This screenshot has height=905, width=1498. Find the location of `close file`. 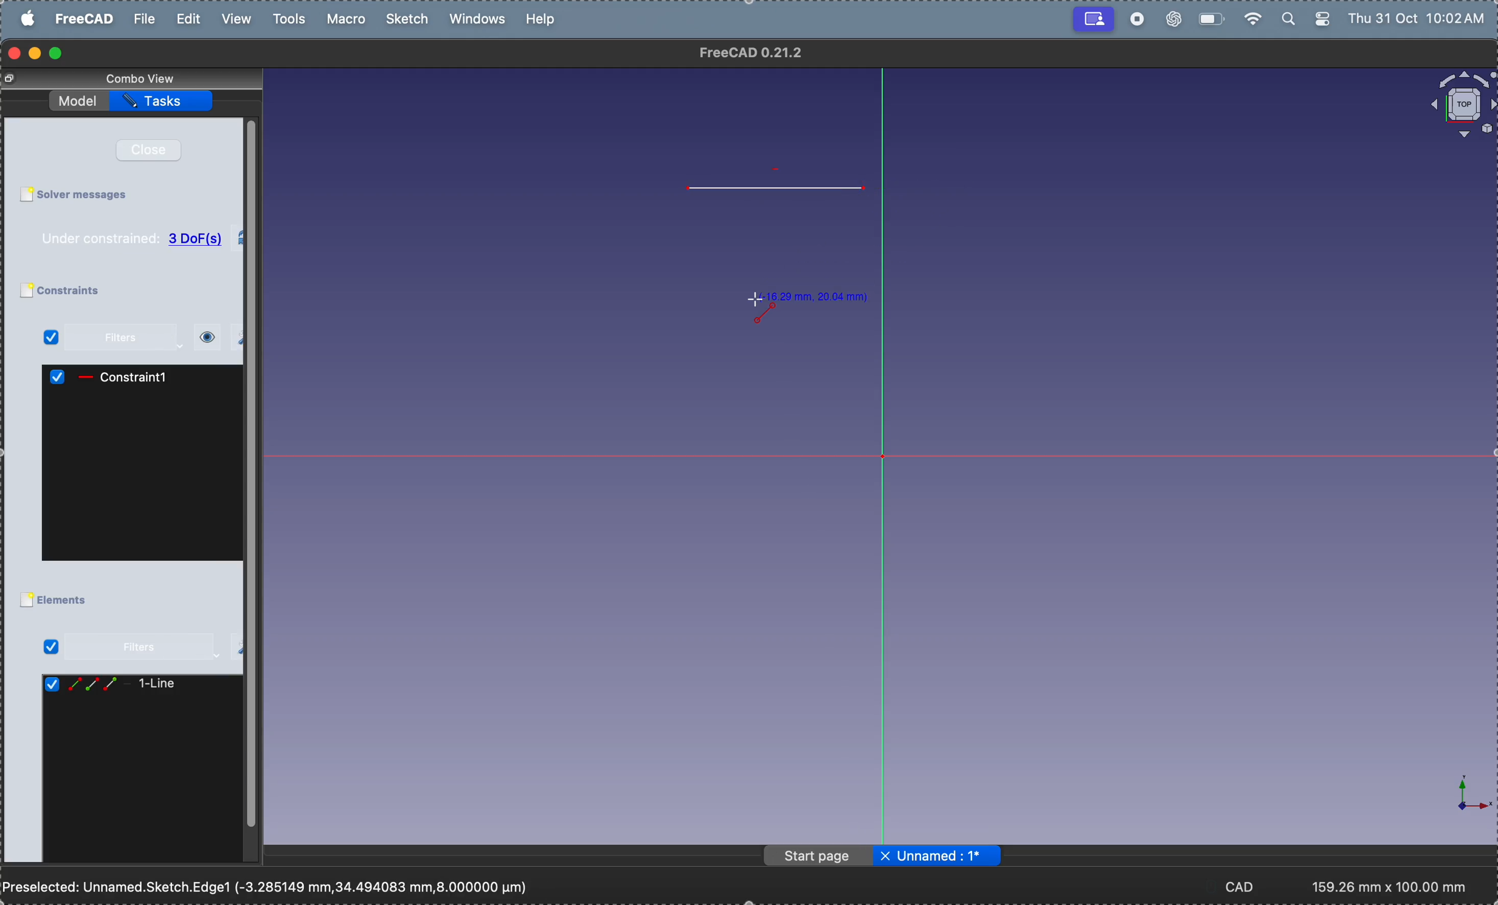

close file is located at coordinates (885, 857).